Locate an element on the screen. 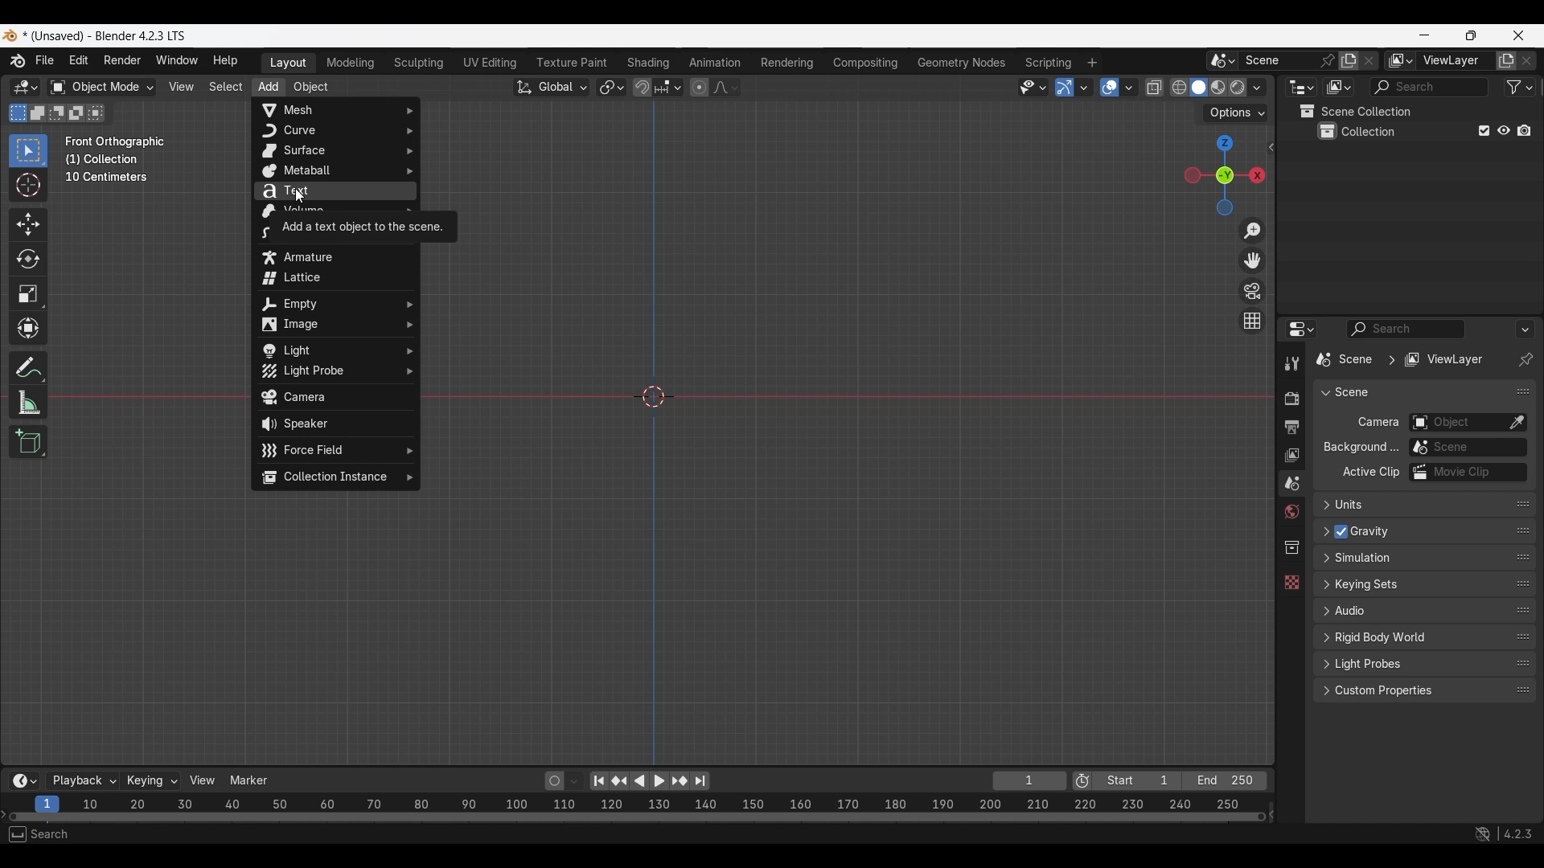 The height and width of the screenshot is (868, 1544). Click to expand Custom properties is located at coordinates (1414, 690).